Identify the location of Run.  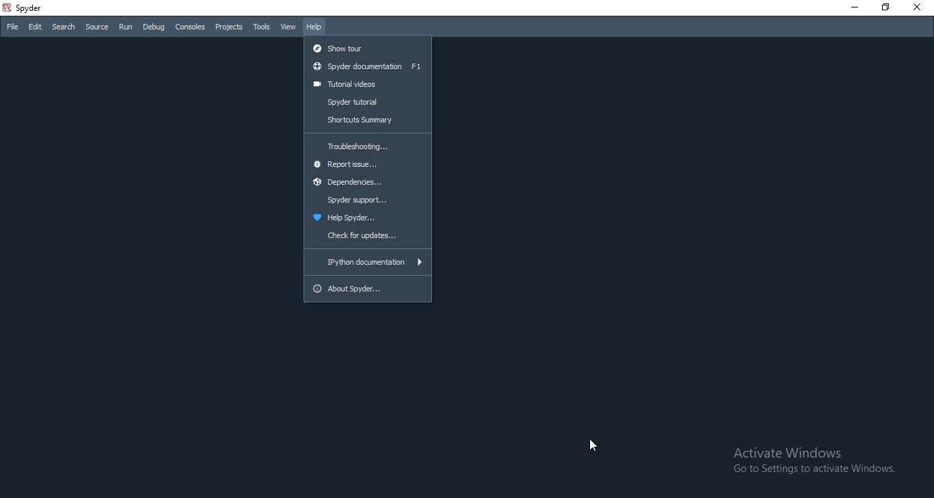
(124, 27).